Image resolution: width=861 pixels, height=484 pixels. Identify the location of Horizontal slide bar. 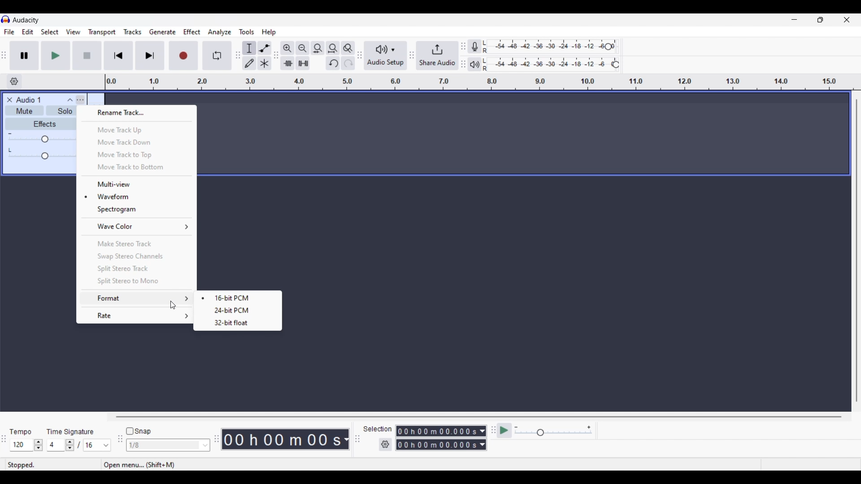
(479, 417).